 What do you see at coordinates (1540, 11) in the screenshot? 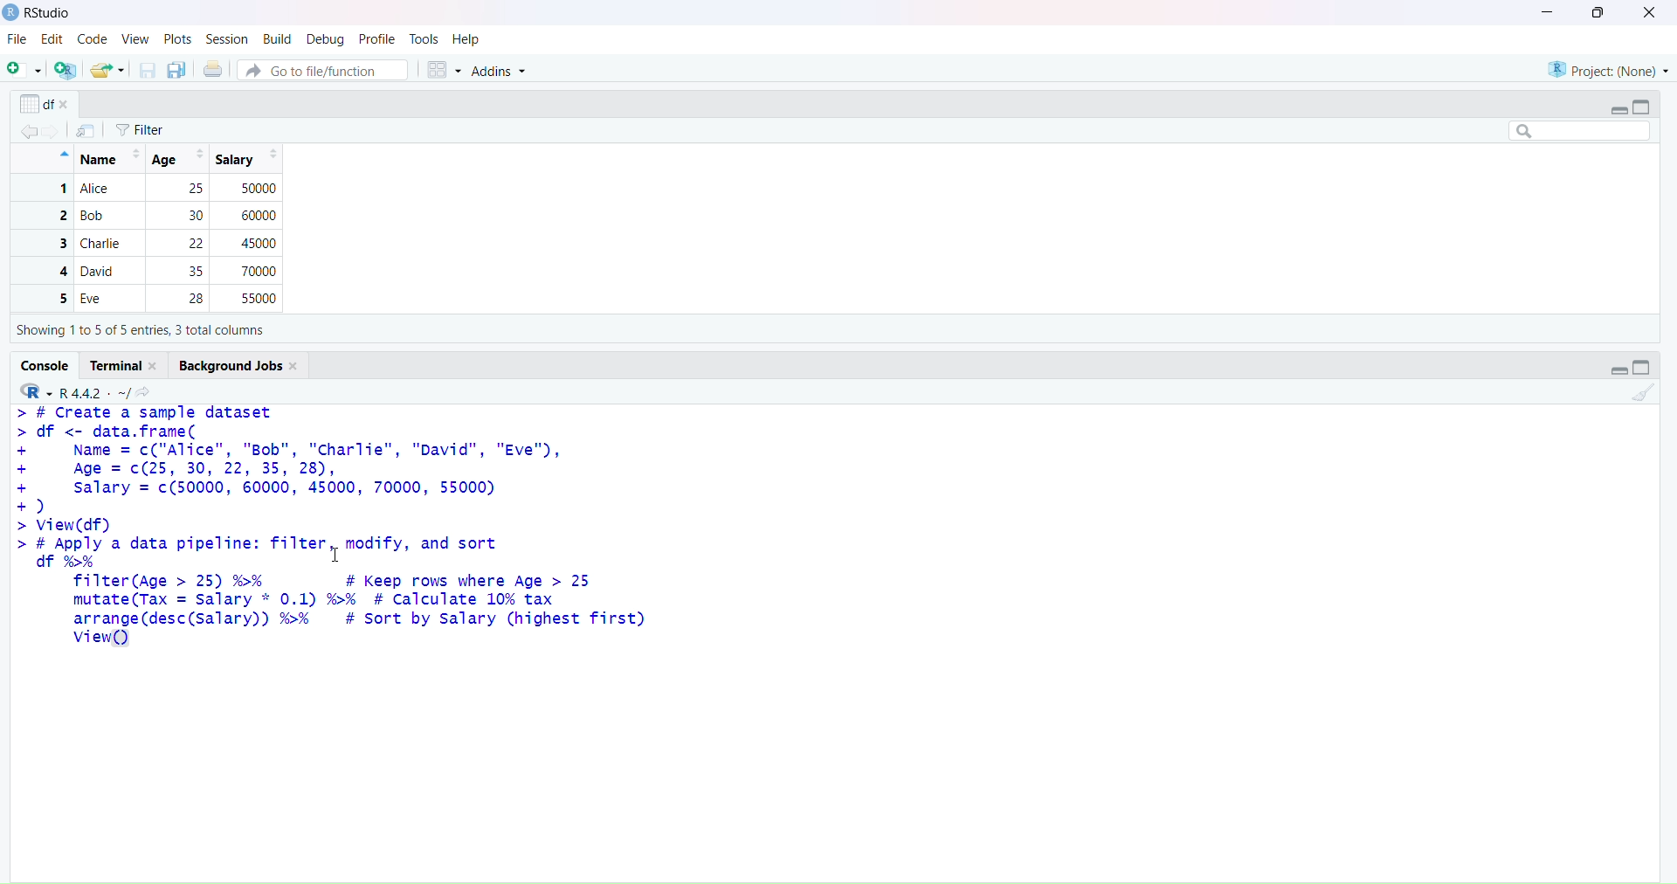
I see `minimize` at bounding box center [1540, 11].